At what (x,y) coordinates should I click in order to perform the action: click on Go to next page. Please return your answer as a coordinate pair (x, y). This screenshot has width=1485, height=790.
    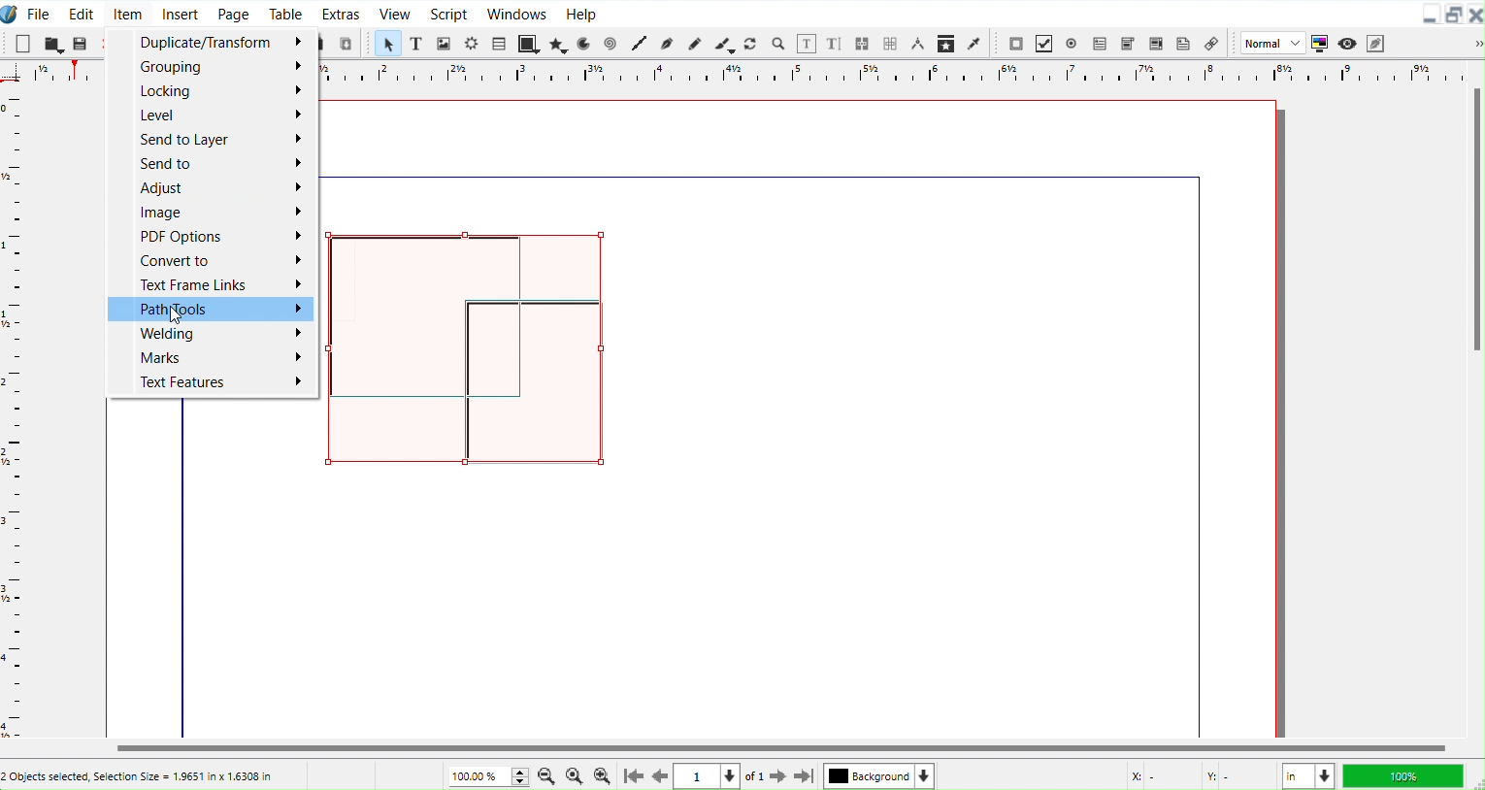
    Looking at the image, I should click on (780, 777).